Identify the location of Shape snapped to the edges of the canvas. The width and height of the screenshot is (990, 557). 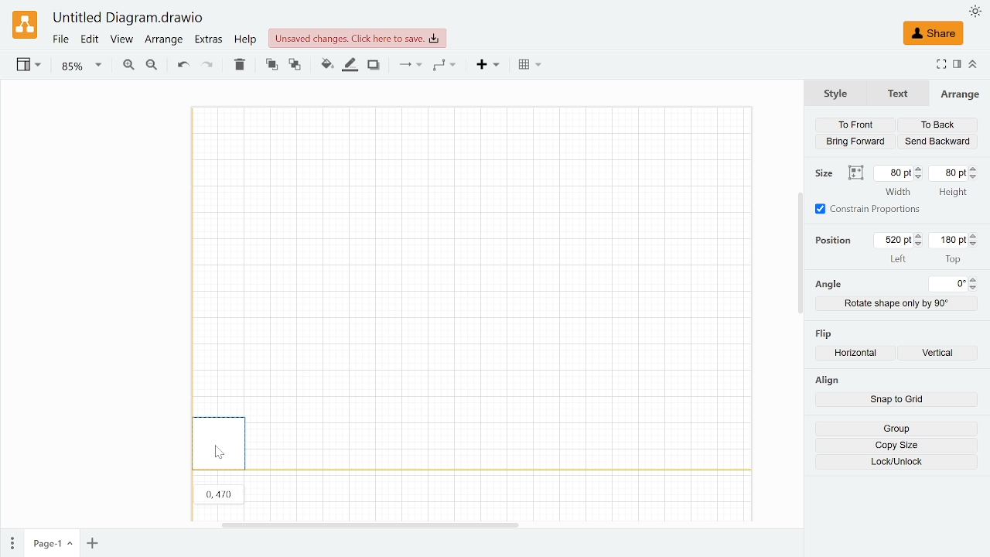
(219, 442).